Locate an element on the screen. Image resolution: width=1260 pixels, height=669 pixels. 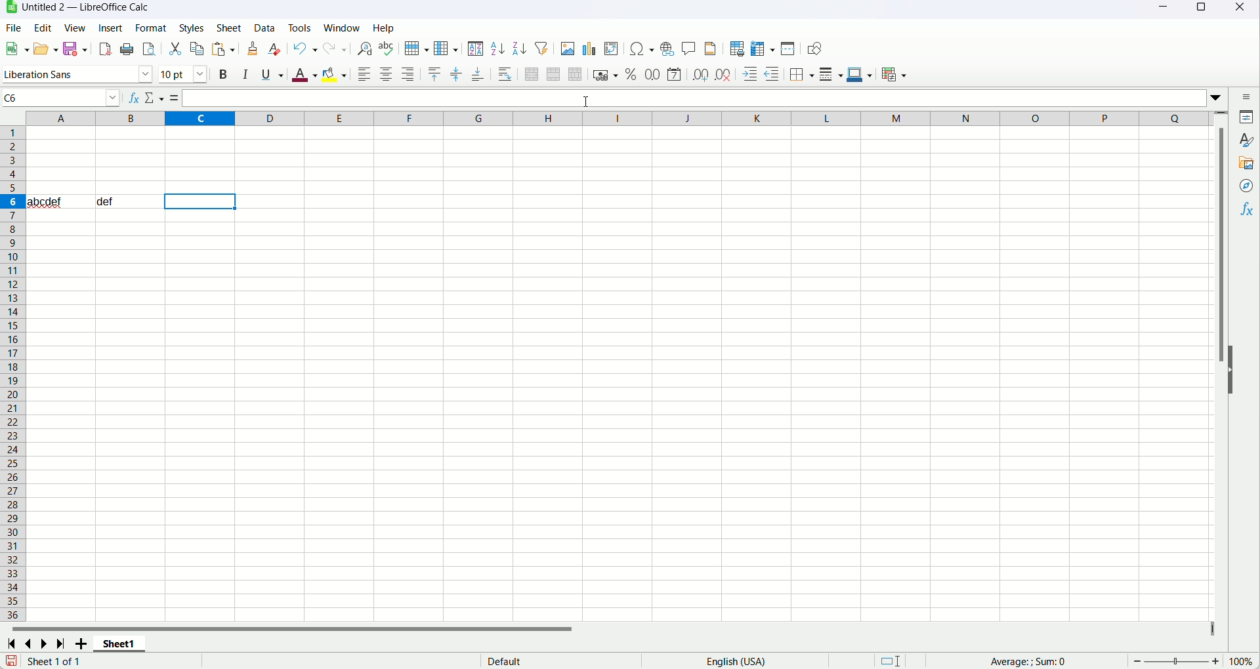
properties is located at coordinates (1247, 118).